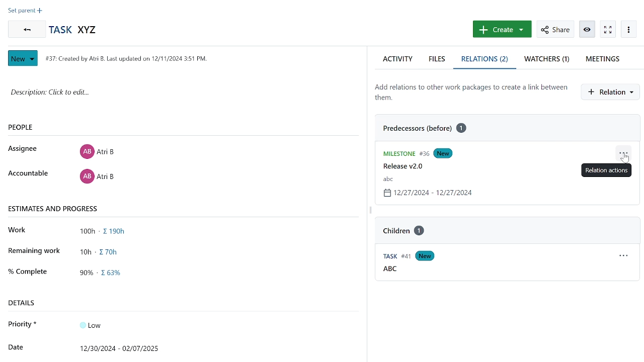 The image size is (644, 362). Describe the element at coordinates (106, 232) in the screenshot. I see `total work` at that location.